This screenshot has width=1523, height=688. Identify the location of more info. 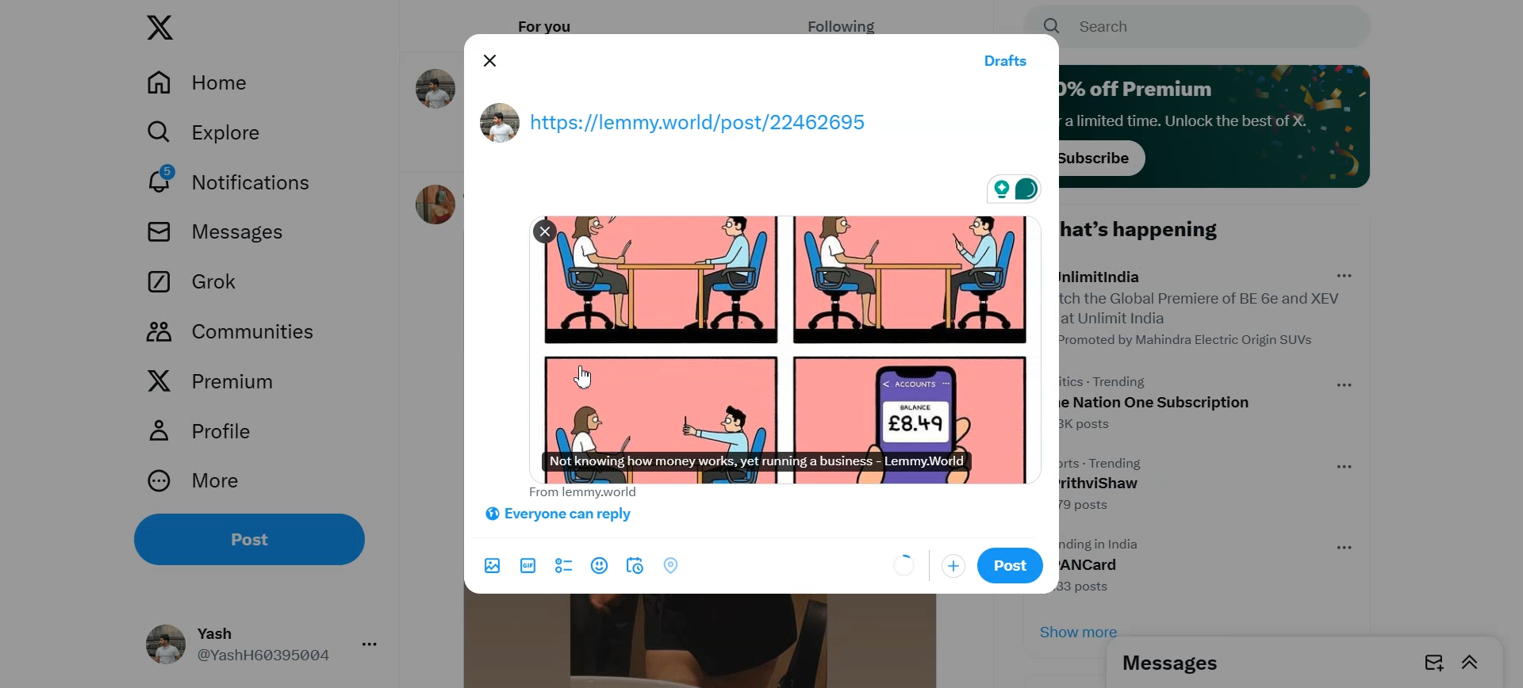
(196, 482).